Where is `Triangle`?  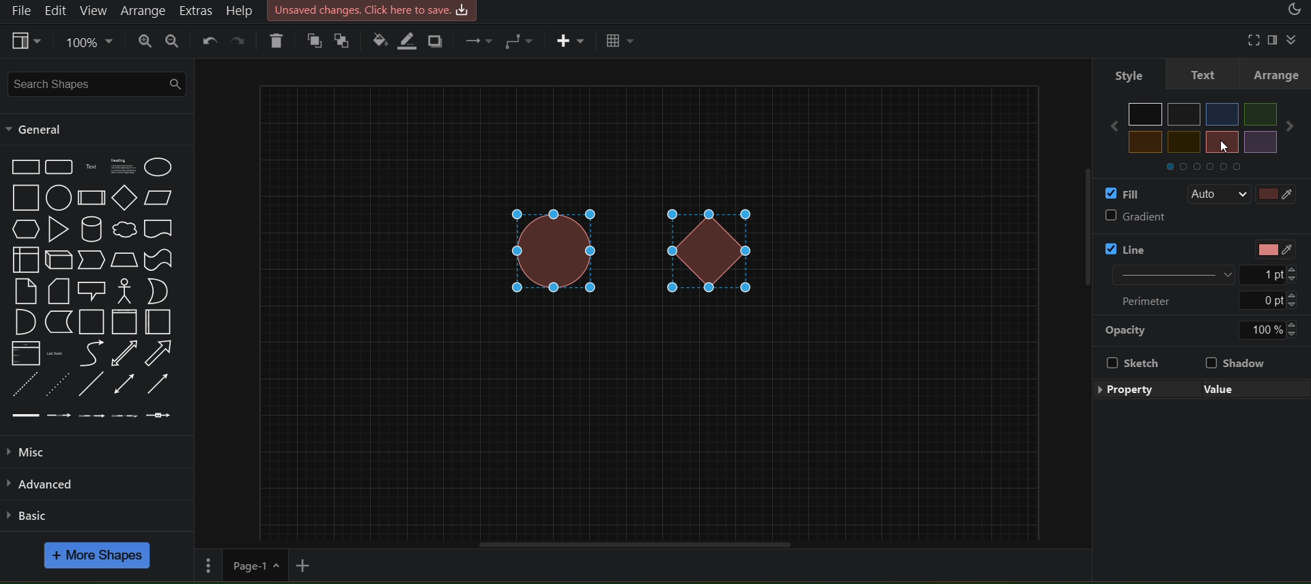
Triangle is located at coordinates (57, 229).